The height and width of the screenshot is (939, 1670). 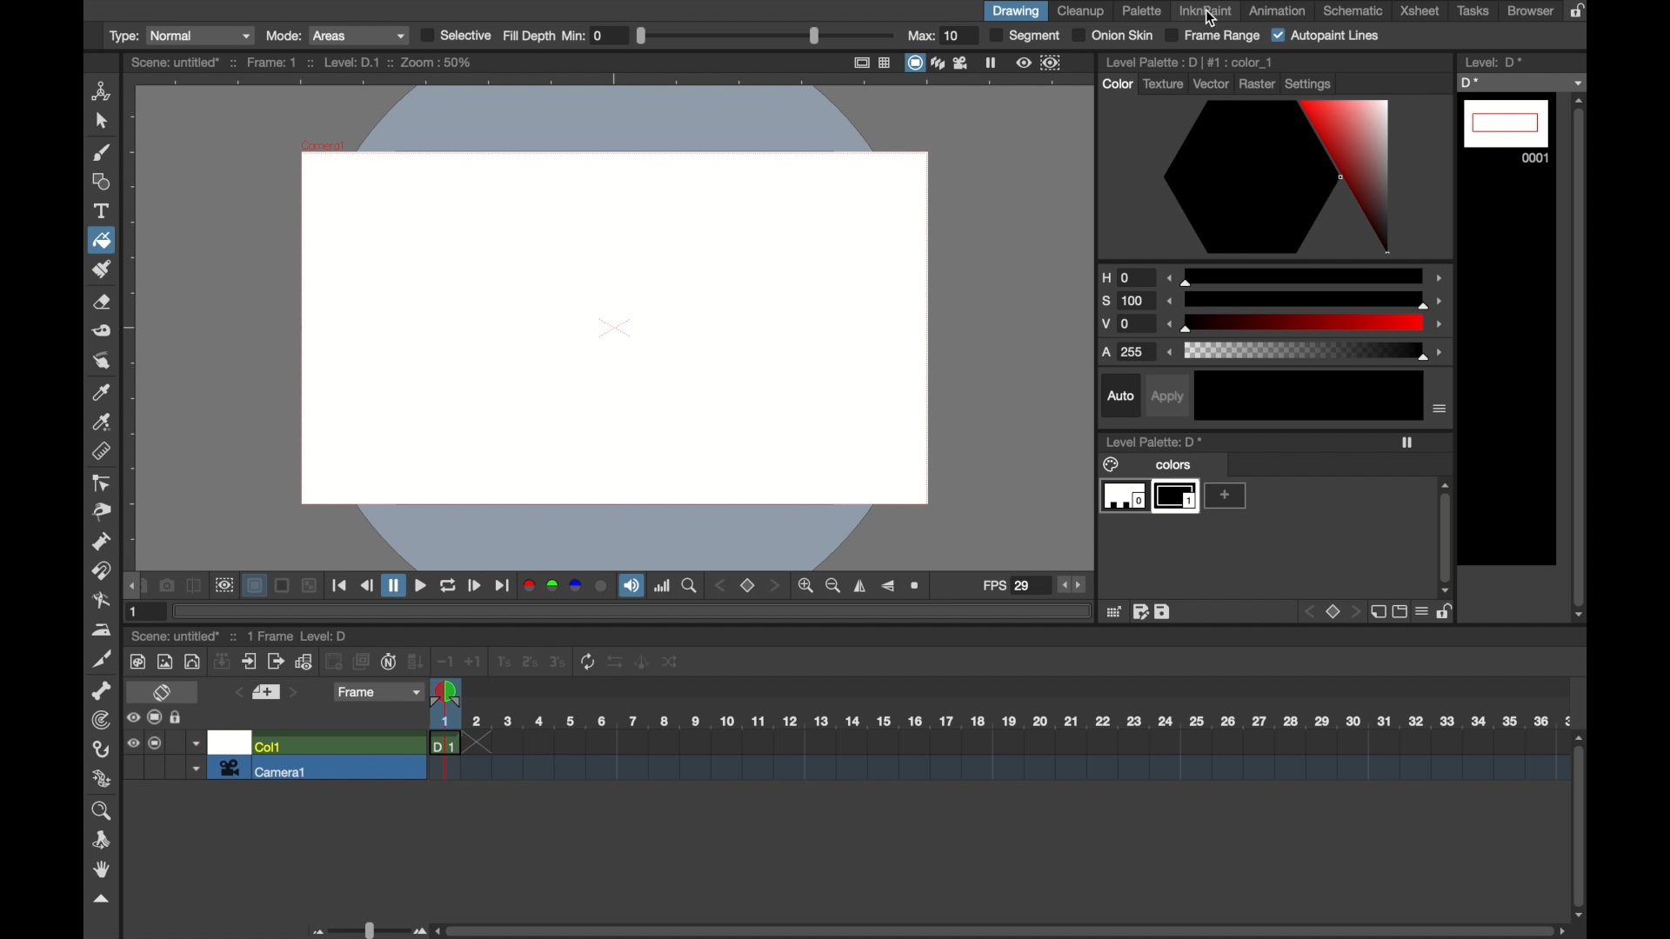 What do you see at coordinates (1054, 63) in the screenshot?
I see `frame` at bounding box center [1054, 63].